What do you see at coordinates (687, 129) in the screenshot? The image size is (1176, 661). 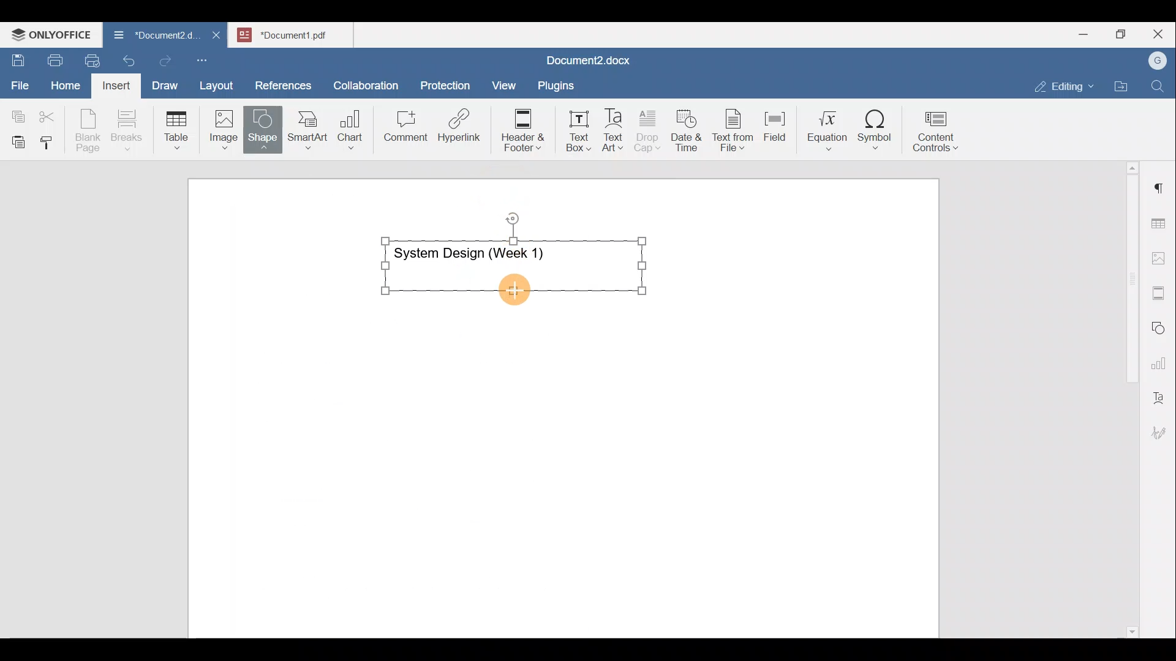 I see `Date & time` at bounding box center [687, 129].